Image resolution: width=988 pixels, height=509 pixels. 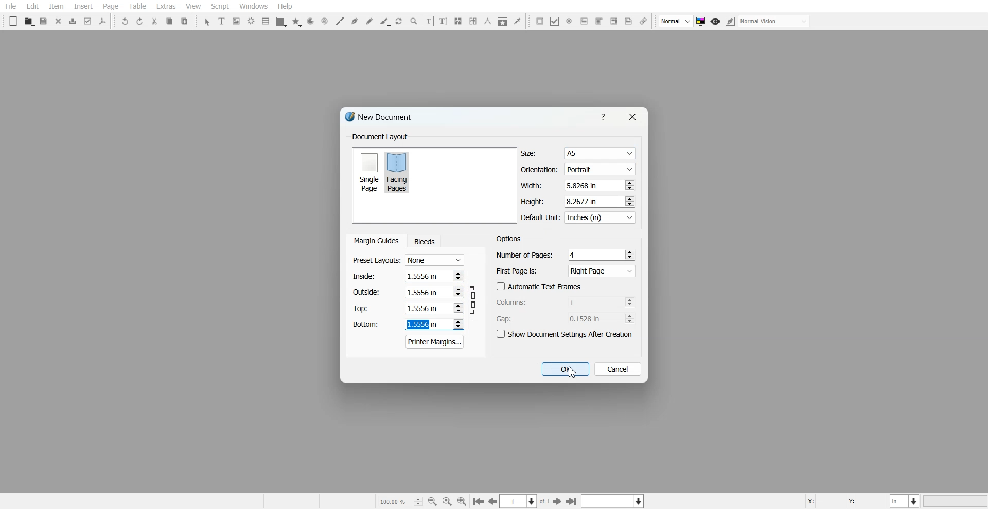 What do you see at coordinates (83, 6) in the screenshot?
I see `Insert` at bounding box center [83, 6].